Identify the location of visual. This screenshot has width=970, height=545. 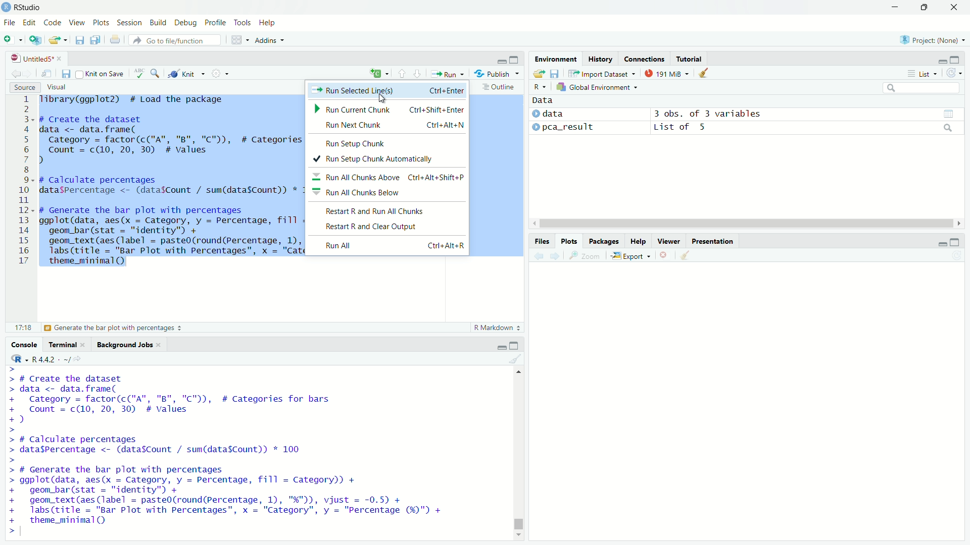
(59, 87).